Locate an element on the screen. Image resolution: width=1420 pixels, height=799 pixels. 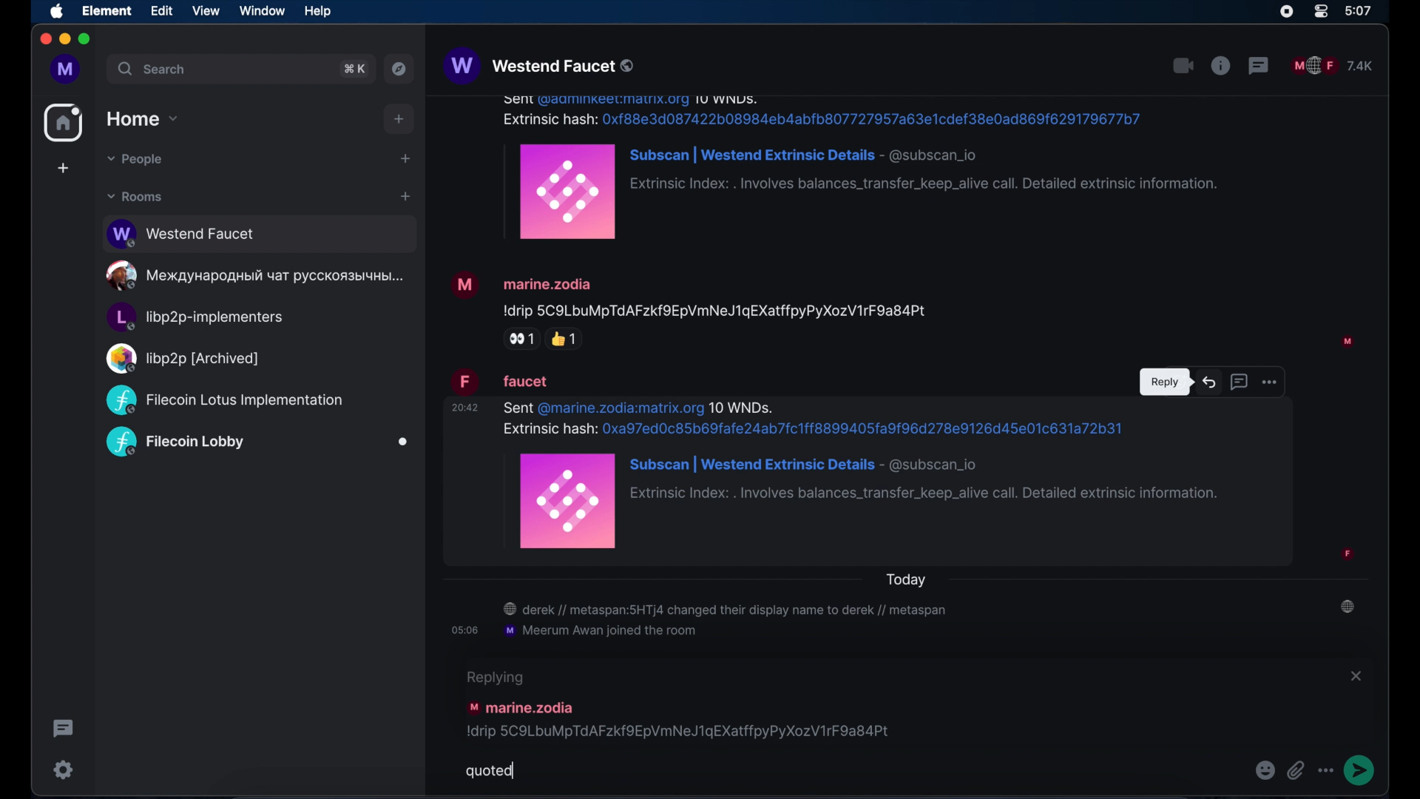
message is located at coordinates (614, 391).